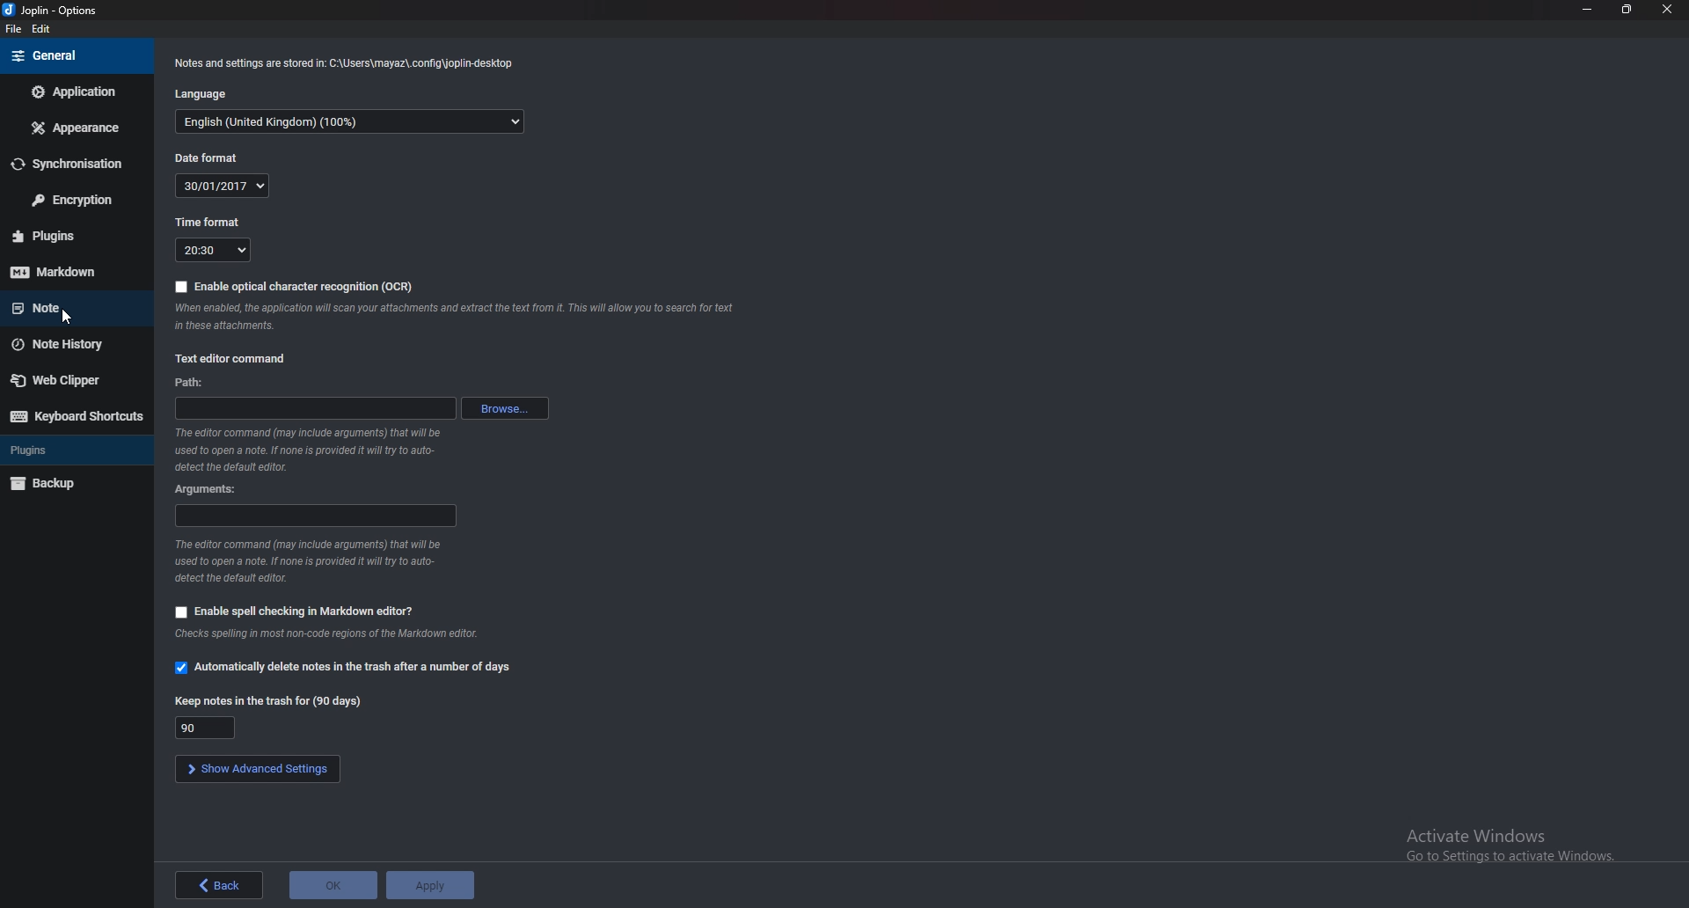 The height and width of the screenshot is (908, 1689). What do you see at coordinates (274, 700) in the screenshot?
I see `Keep notes in the trash for` at bounding box center [274, 700].